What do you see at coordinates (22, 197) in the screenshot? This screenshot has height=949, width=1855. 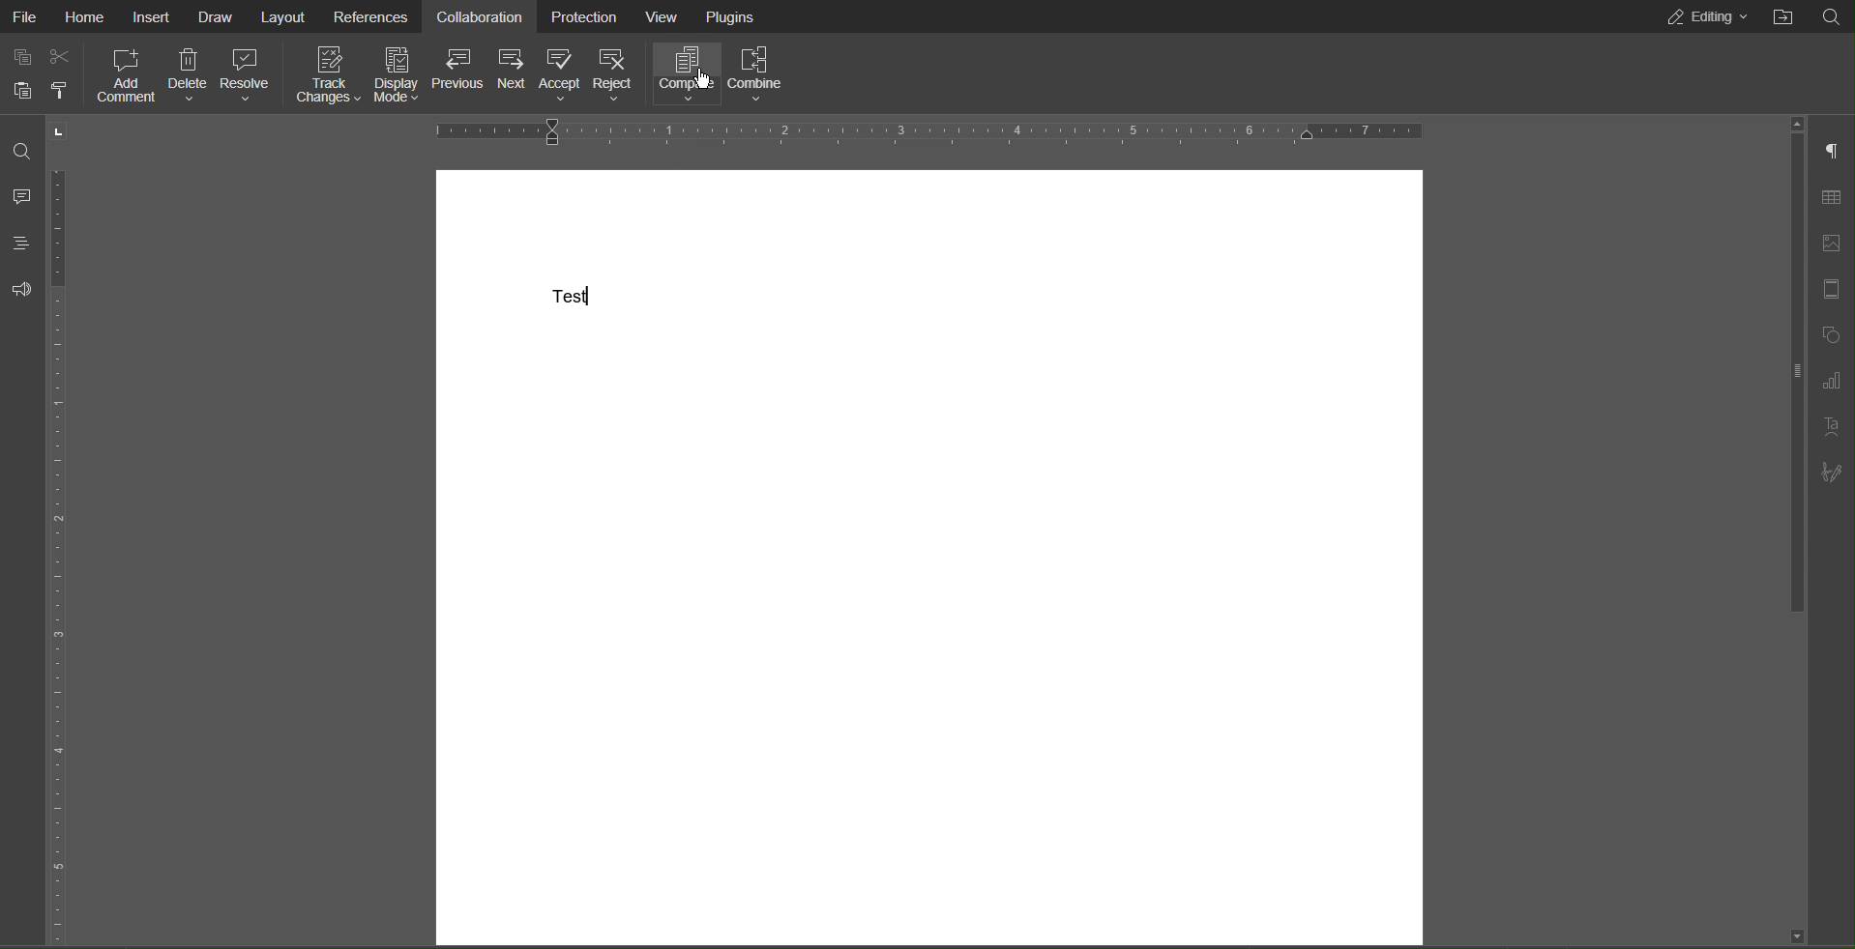 I see `Comment` at bounding box center [22, 197].